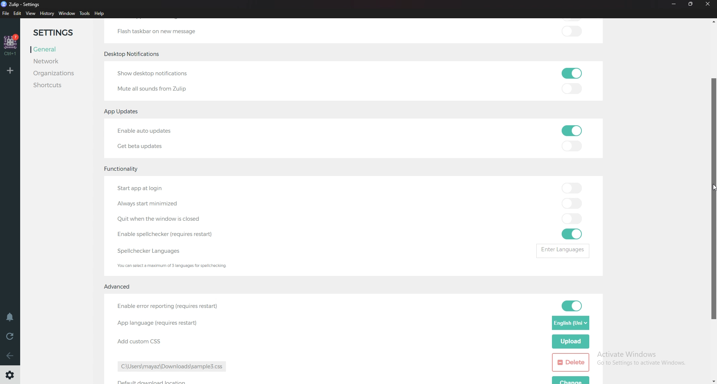  I want to click on Settings, so click(11, 374).